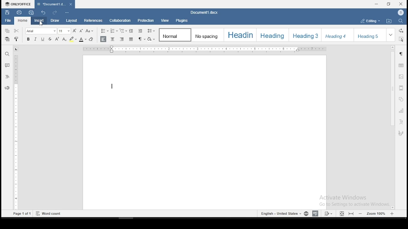 This screenshot has height=229, width=408. Describe the element at coordinates (402, 66) in the screenshot. I see `table settings` at that location.